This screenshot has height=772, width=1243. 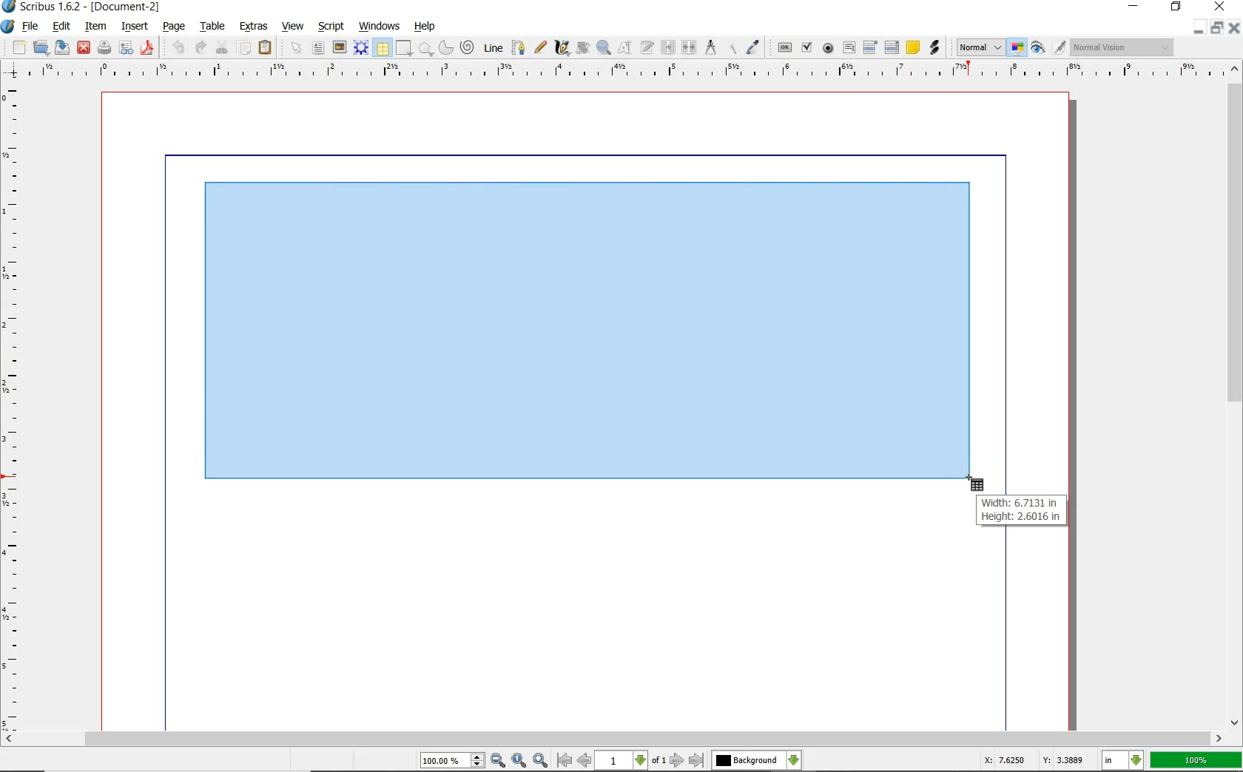 I want to click on save, so click(x=61, y=49).